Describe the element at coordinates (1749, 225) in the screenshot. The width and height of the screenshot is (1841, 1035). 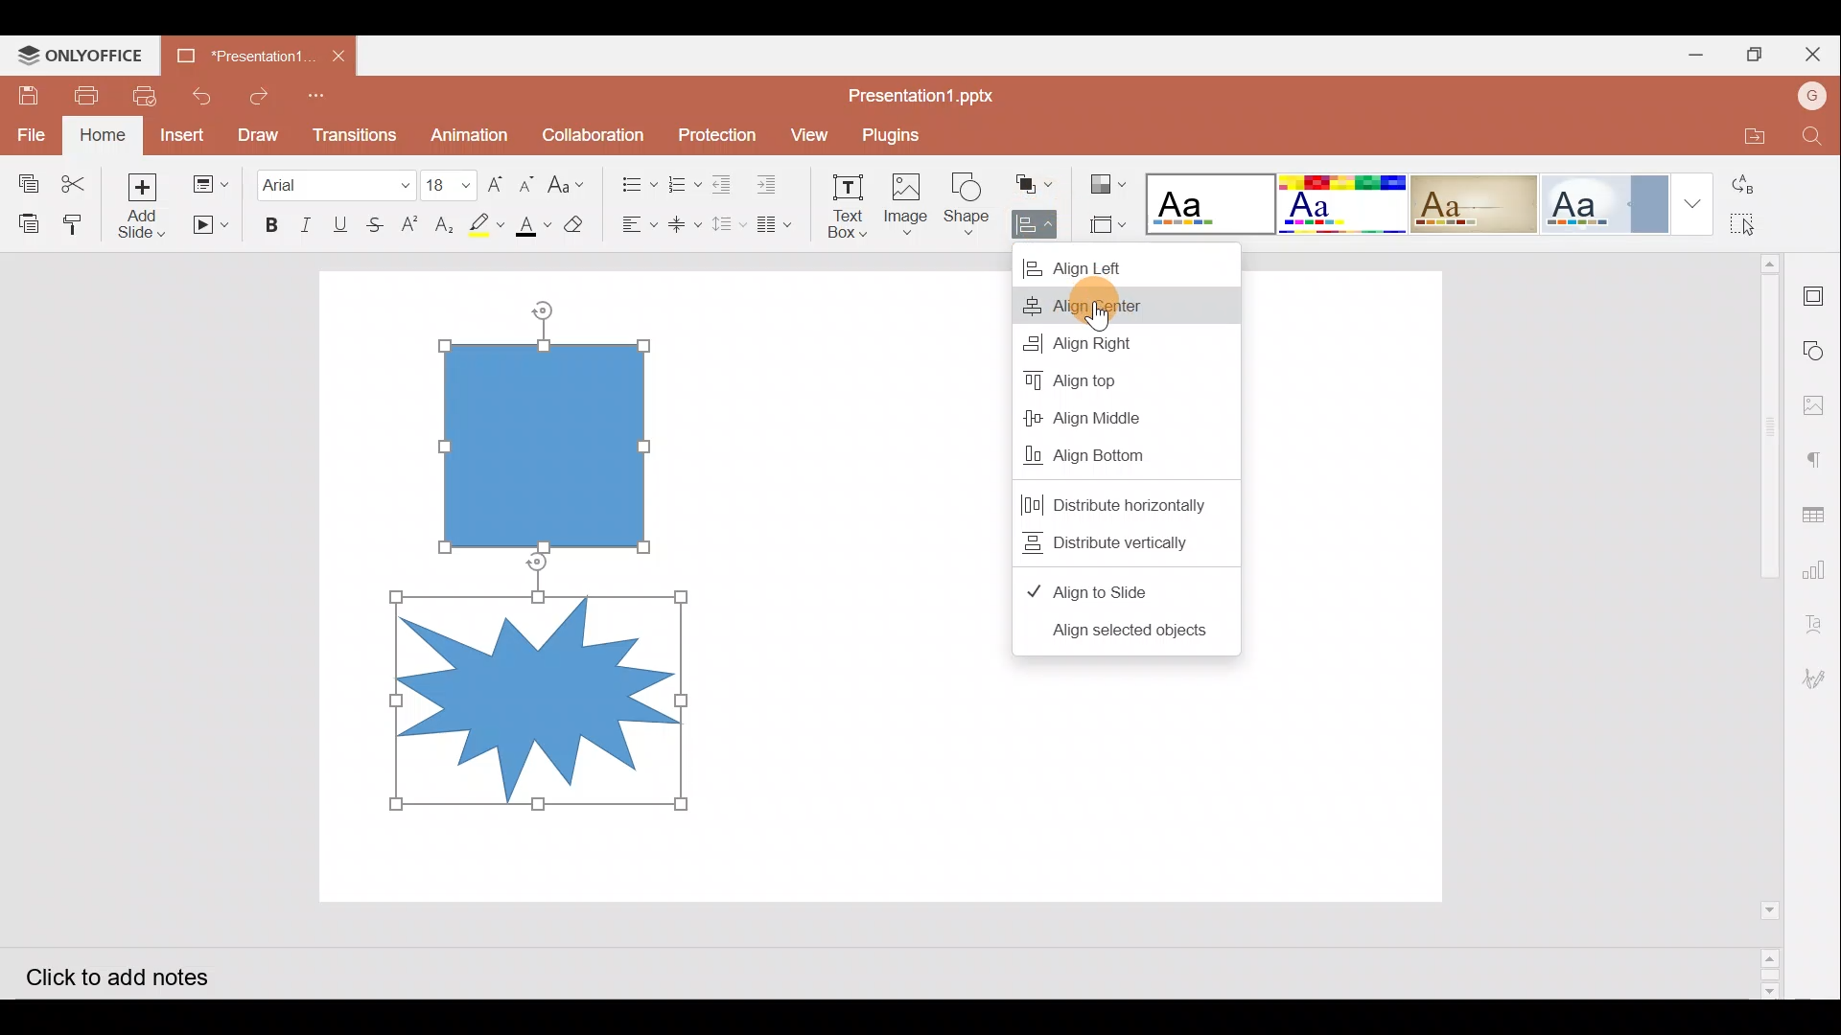
I see `Select all` at that location.